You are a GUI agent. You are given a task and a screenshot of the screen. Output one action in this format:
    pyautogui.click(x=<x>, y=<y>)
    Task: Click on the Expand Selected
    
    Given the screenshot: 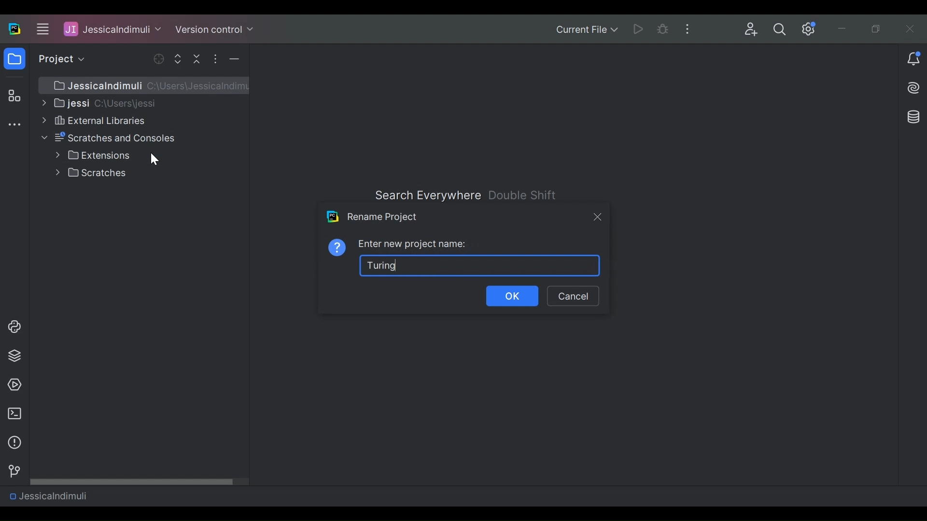 What is the action you would take?
    pyautogui.click(x=180, y=58)
    